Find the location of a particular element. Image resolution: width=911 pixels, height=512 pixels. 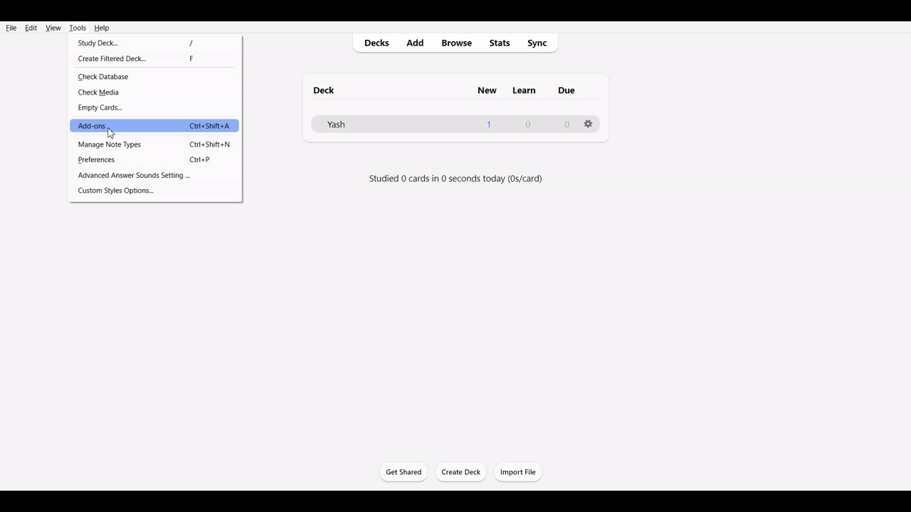

File is located at coordinates (11, 27).